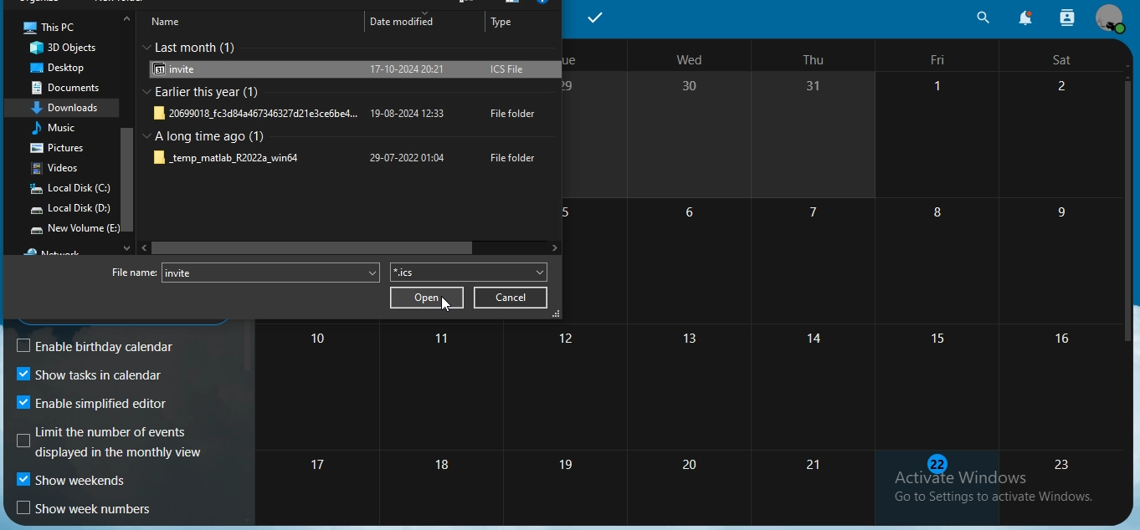 Image resolution: width=1140 pixels, height=530 pixels. I want to click on show weekends, so click(74, 482).